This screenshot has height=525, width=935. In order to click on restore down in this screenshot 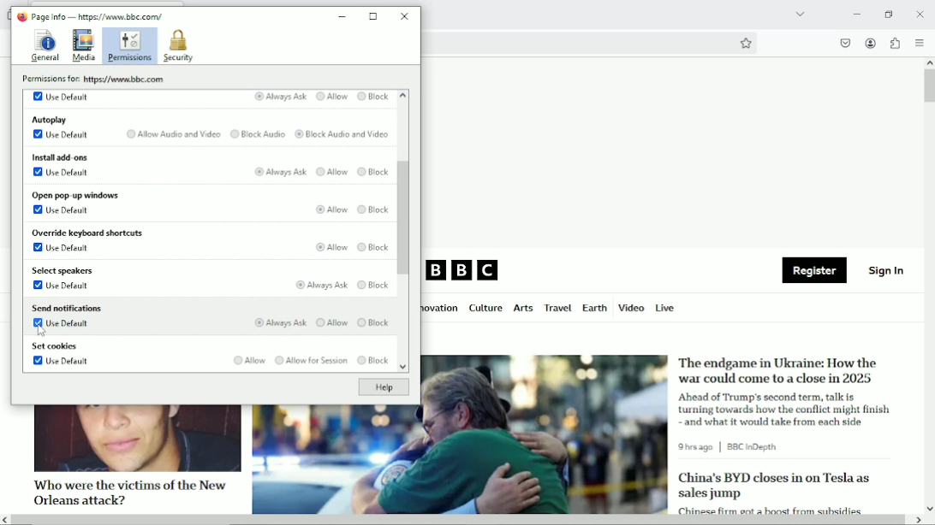, I will do `click(890, 14)`.